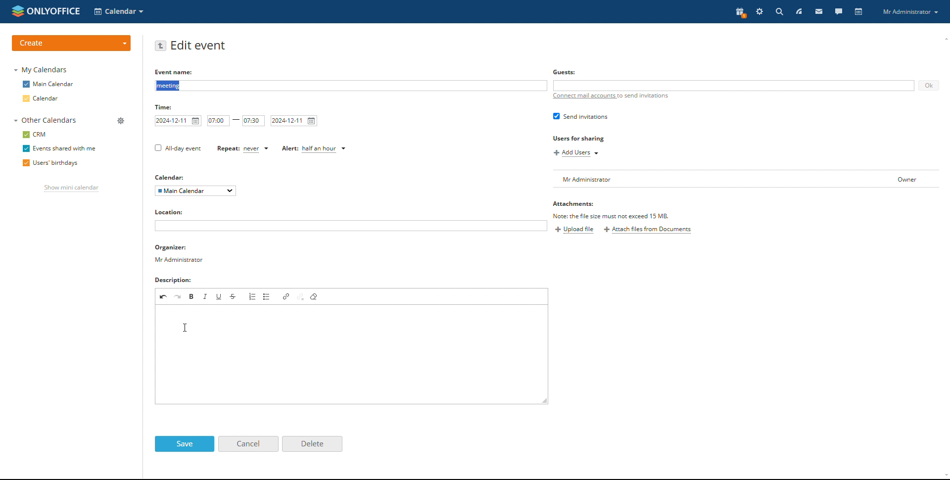 Image resolution: width=950 pixels, height=480 pixels. I want to click on user list, so click(747, 179).